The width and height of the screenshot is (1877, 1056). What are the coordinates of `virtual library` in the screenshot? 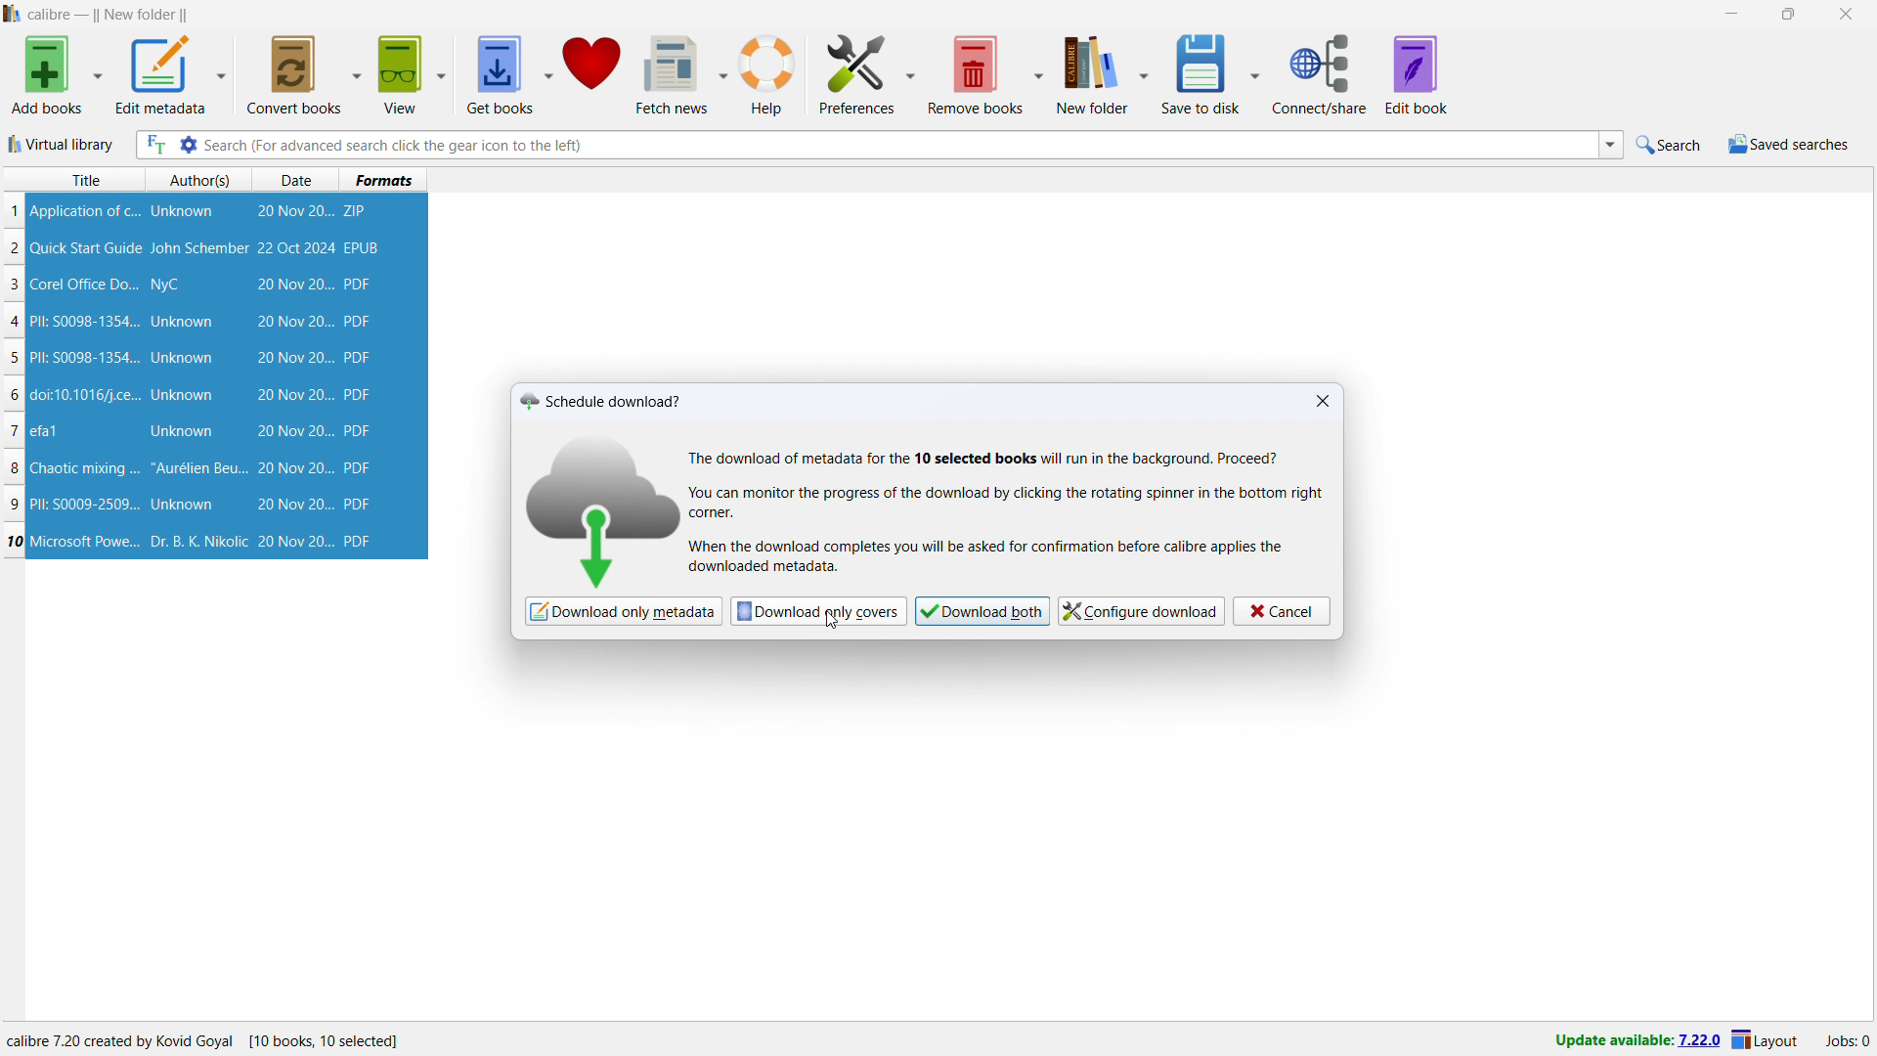 It's located at (62, 144).